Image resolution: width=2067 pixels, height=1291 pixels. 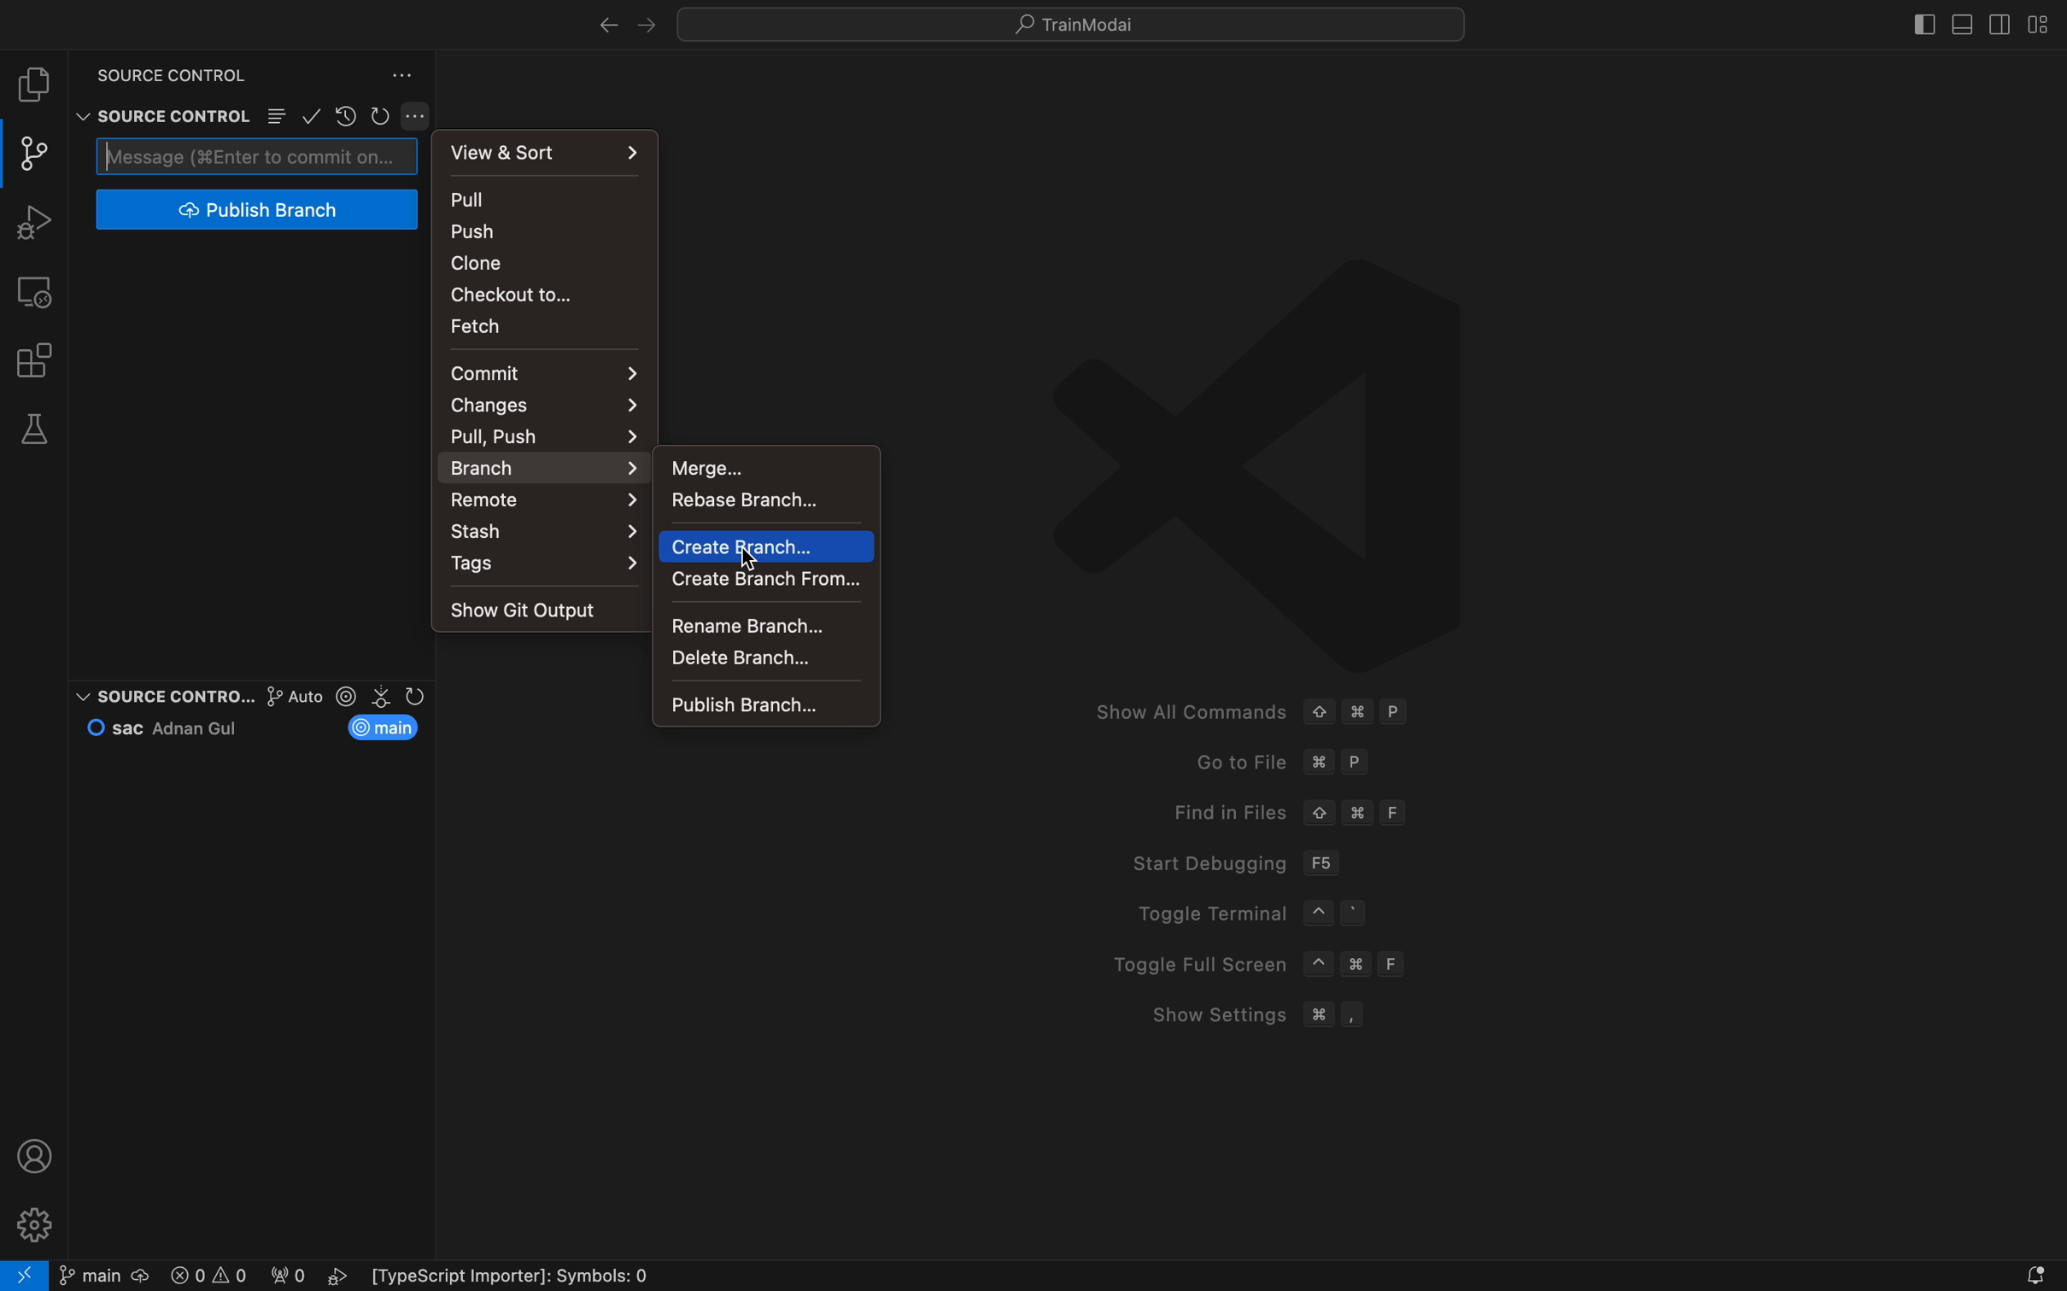 What do you see at coordinates (766, 577) in the screenshot?
I see `create branch from specific  branhc` at bounding box center [766, 577].